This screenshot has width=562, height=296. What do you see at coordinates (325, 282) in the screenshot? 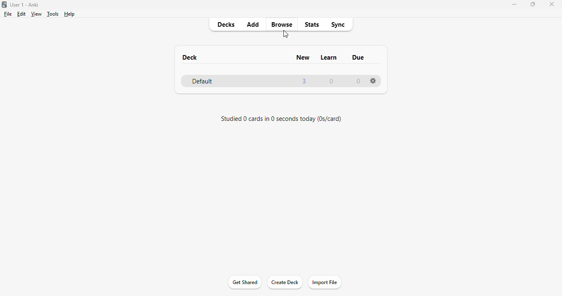
I see `import file` at bounding box center [325, 282].